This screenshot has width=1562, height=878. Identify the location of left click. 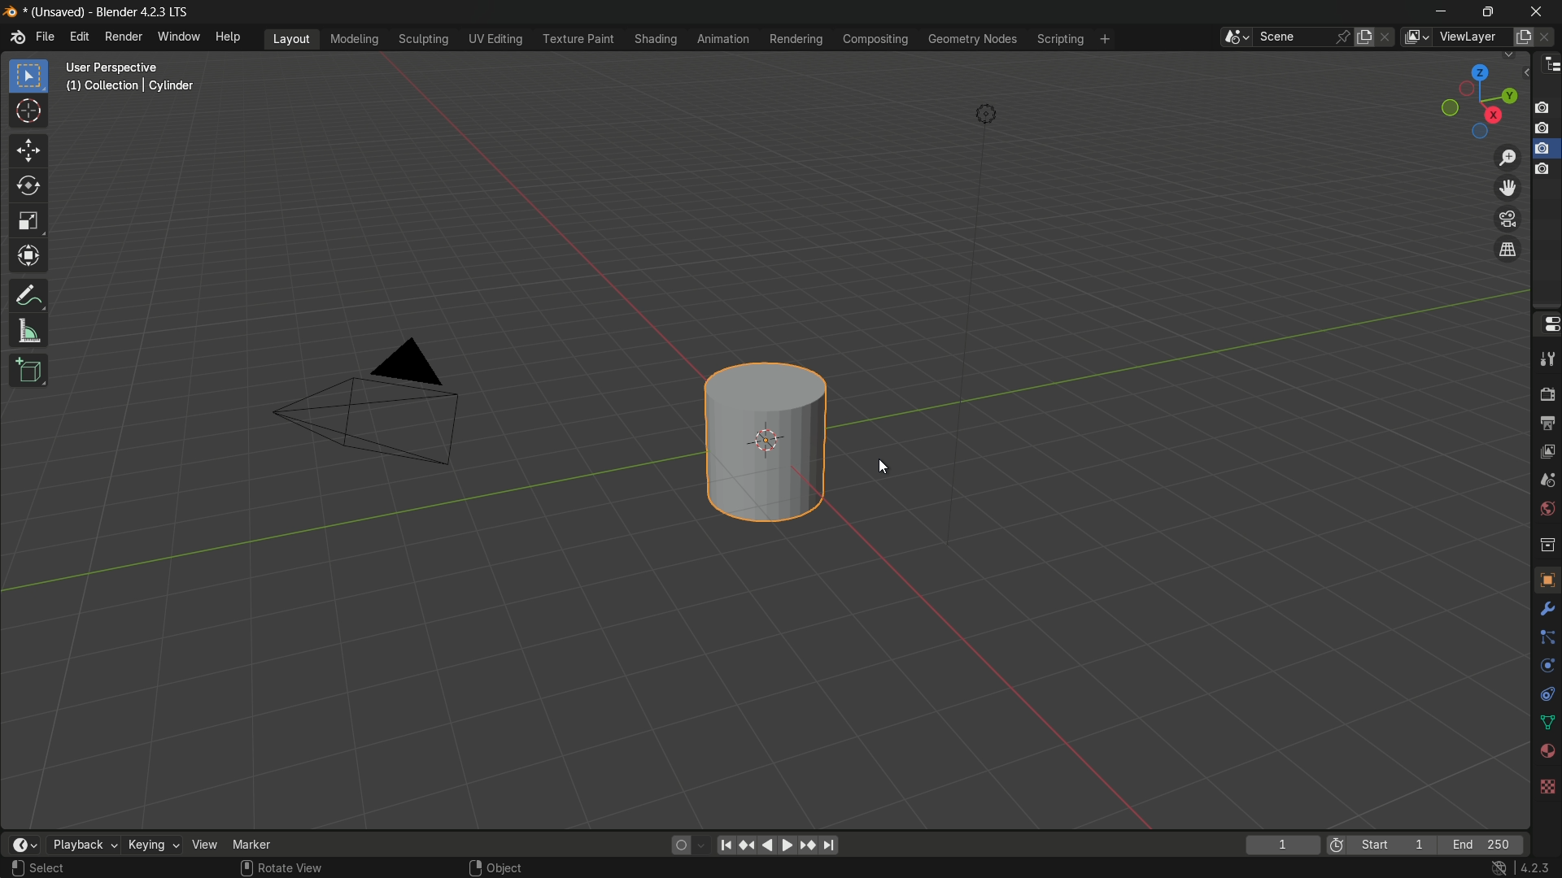
(18, 869).